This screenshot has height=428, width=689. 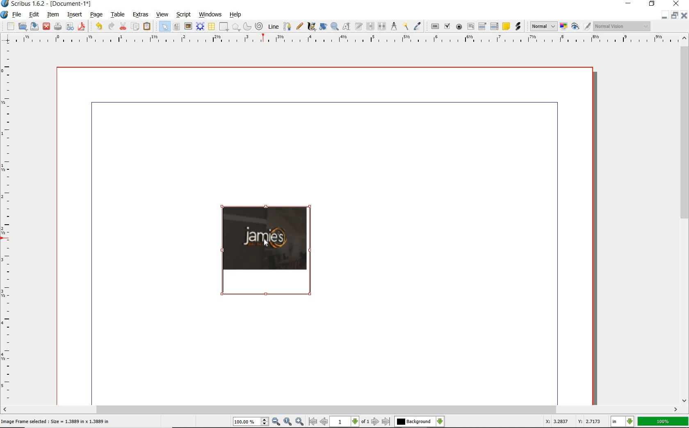 I want to click on ruler, so click(x=9, y=223).